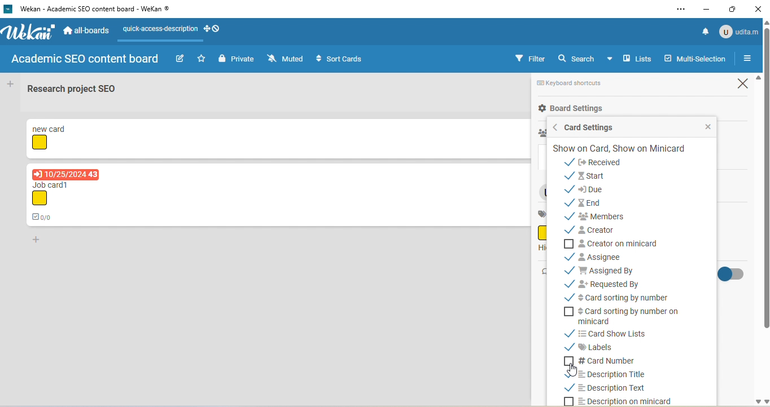  Describe the element at coordinates (600, 231) in the screenshot. I see `creator` at that location.